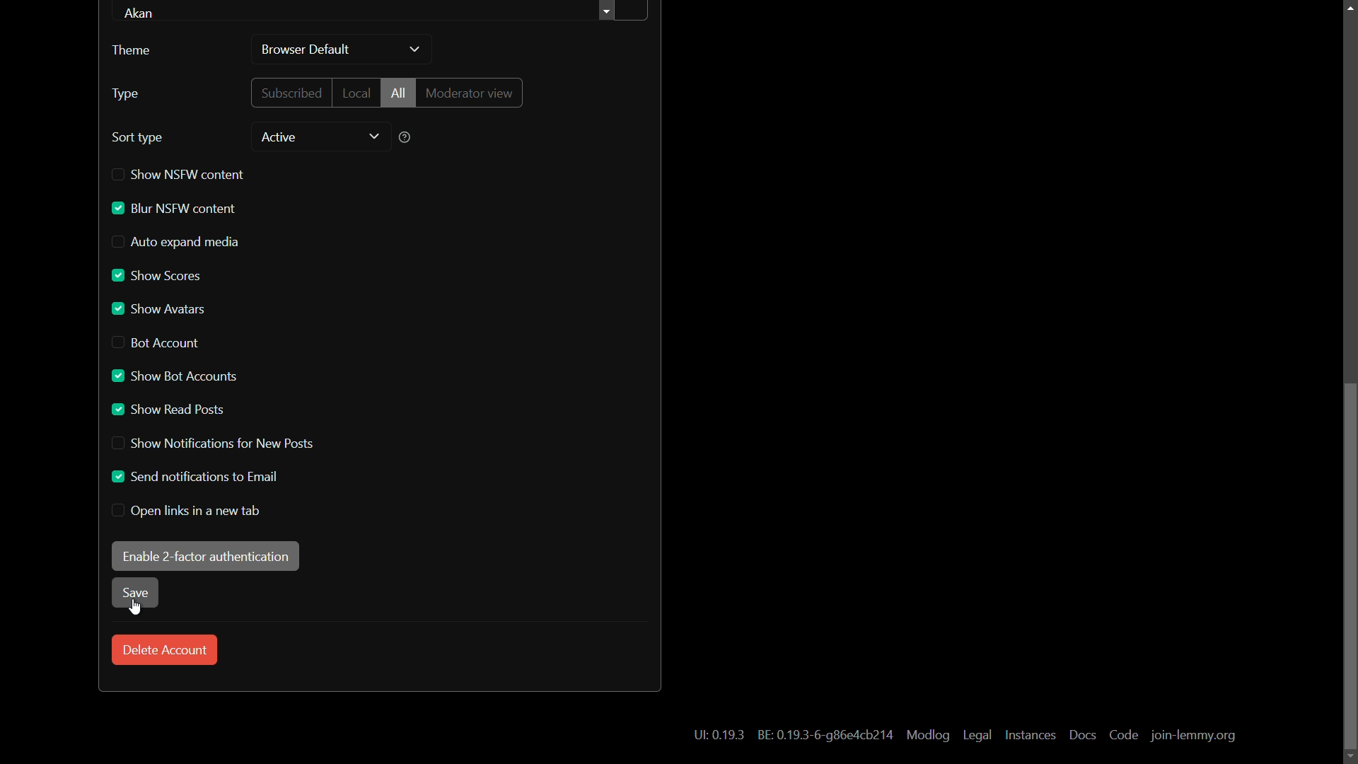  I want to click on moderator view, so click(473, 93).